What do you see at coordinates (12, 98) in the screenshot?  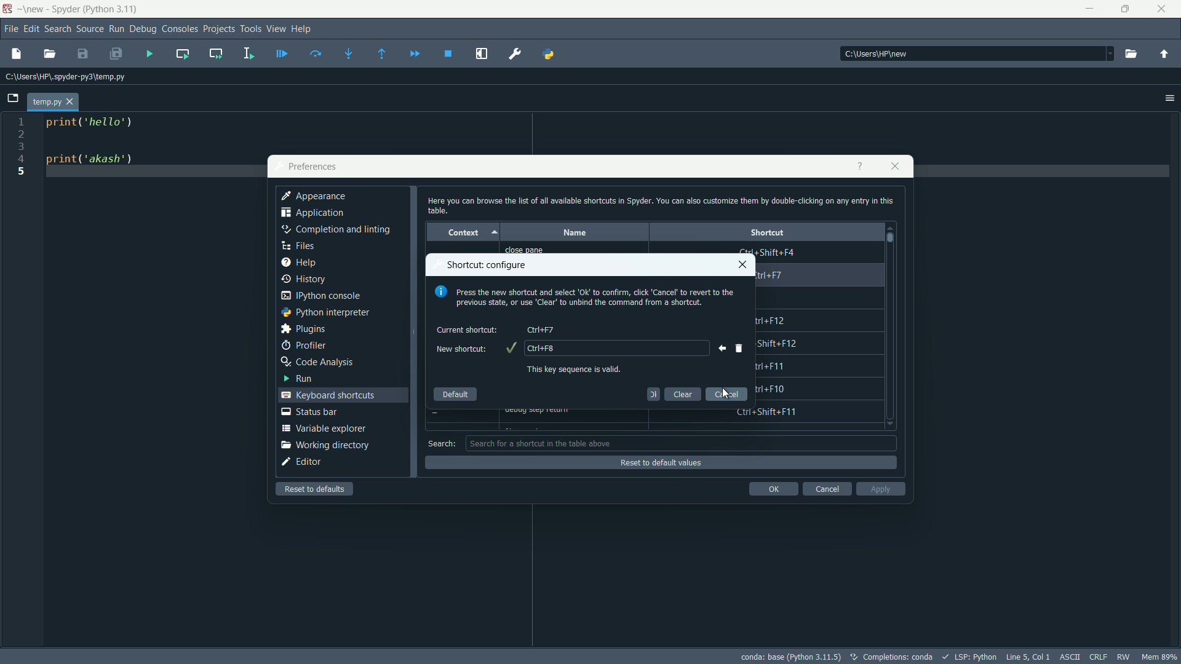 I see `browse tabs` at bounding box center [12, 98].